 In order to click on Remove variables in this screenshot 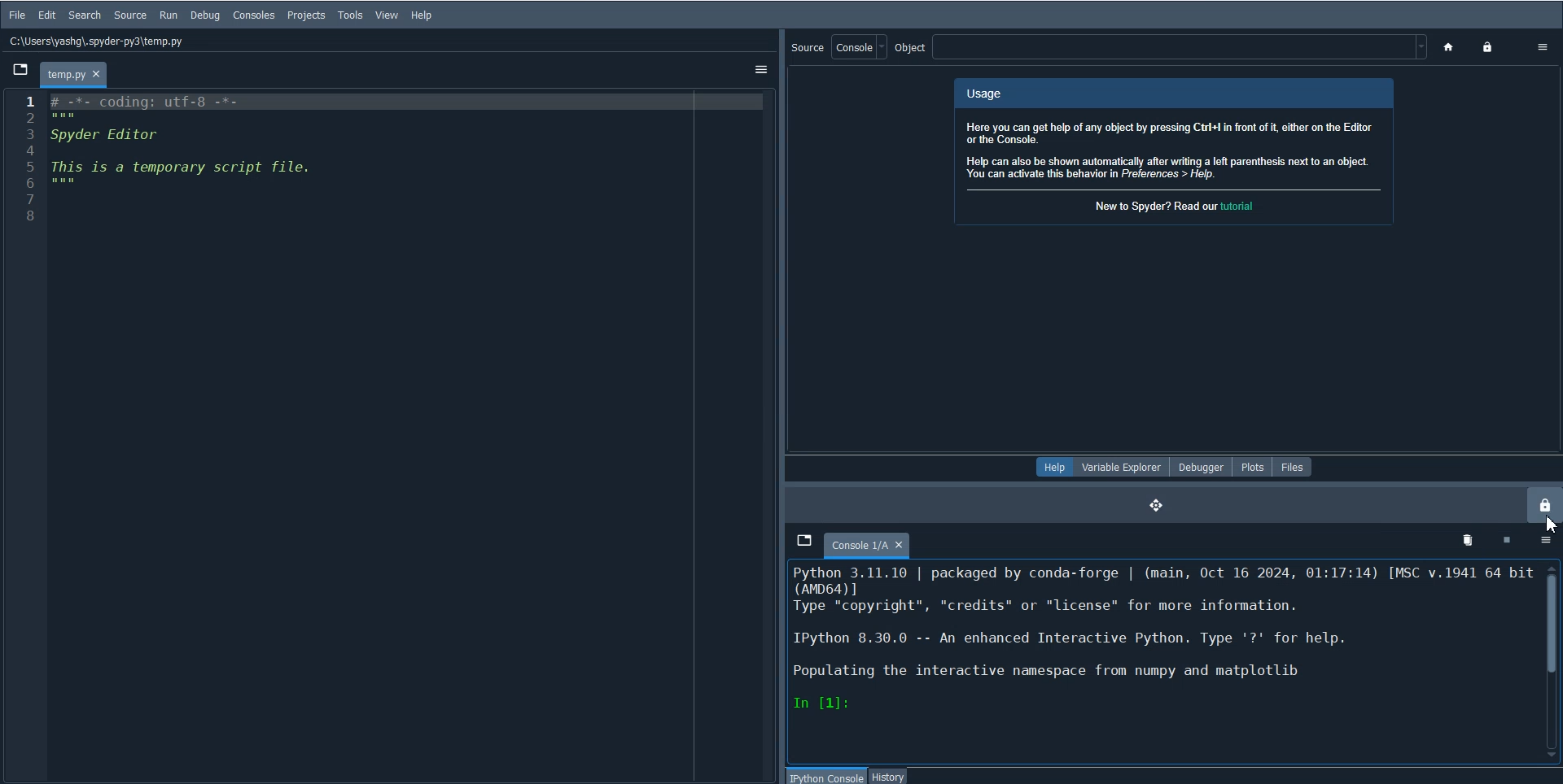, I will do `click(1469, 540)`.